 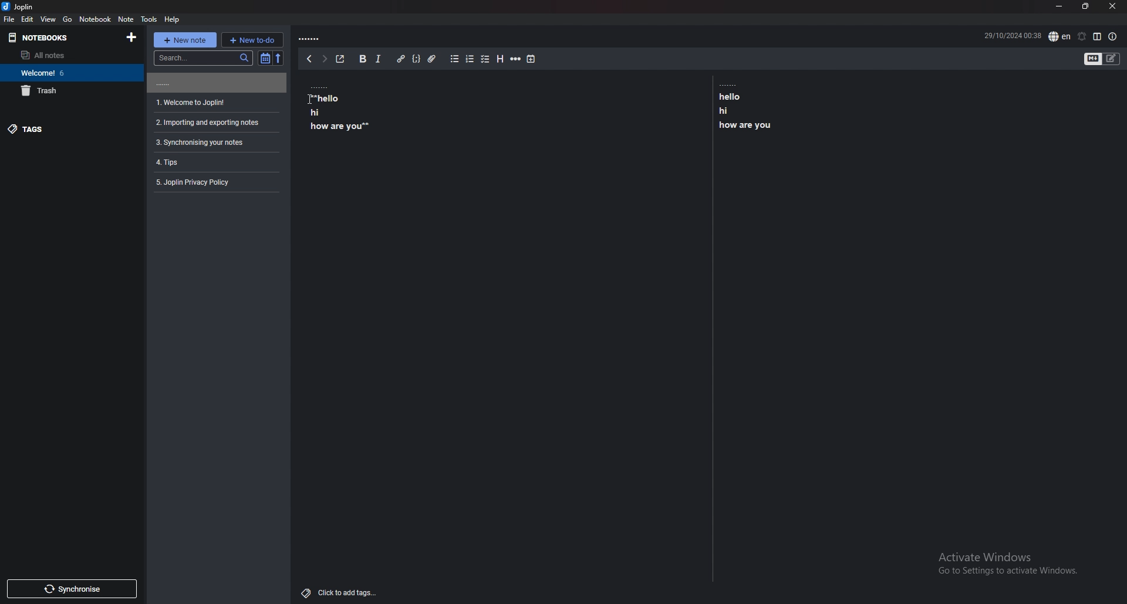 What do you see at coordinates (306, 97) in the screenshot?
I see `` at bounding box center [306, 97].